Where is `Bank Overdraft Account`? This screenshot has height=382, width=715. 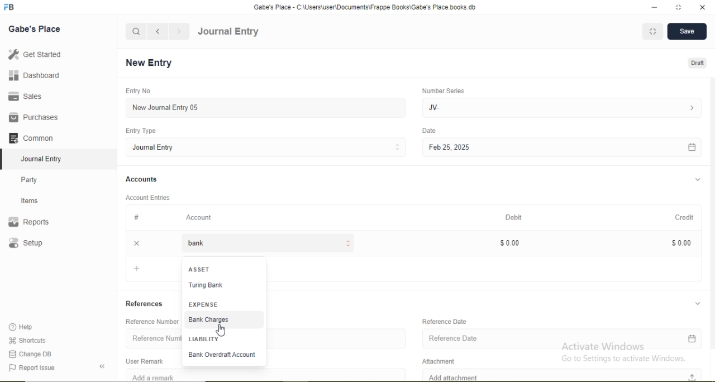 Bank Overdraft Account is located at coordinates (222, 357).